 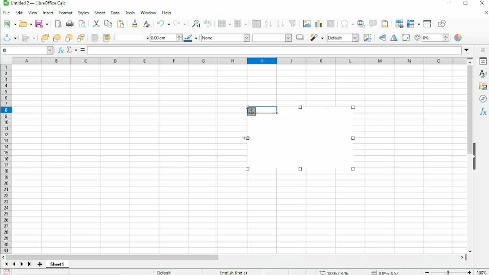 What do you see at coordinates (57, 264) in the screenshot?
I see `Sheet 1` at bounding box center [57, 264].